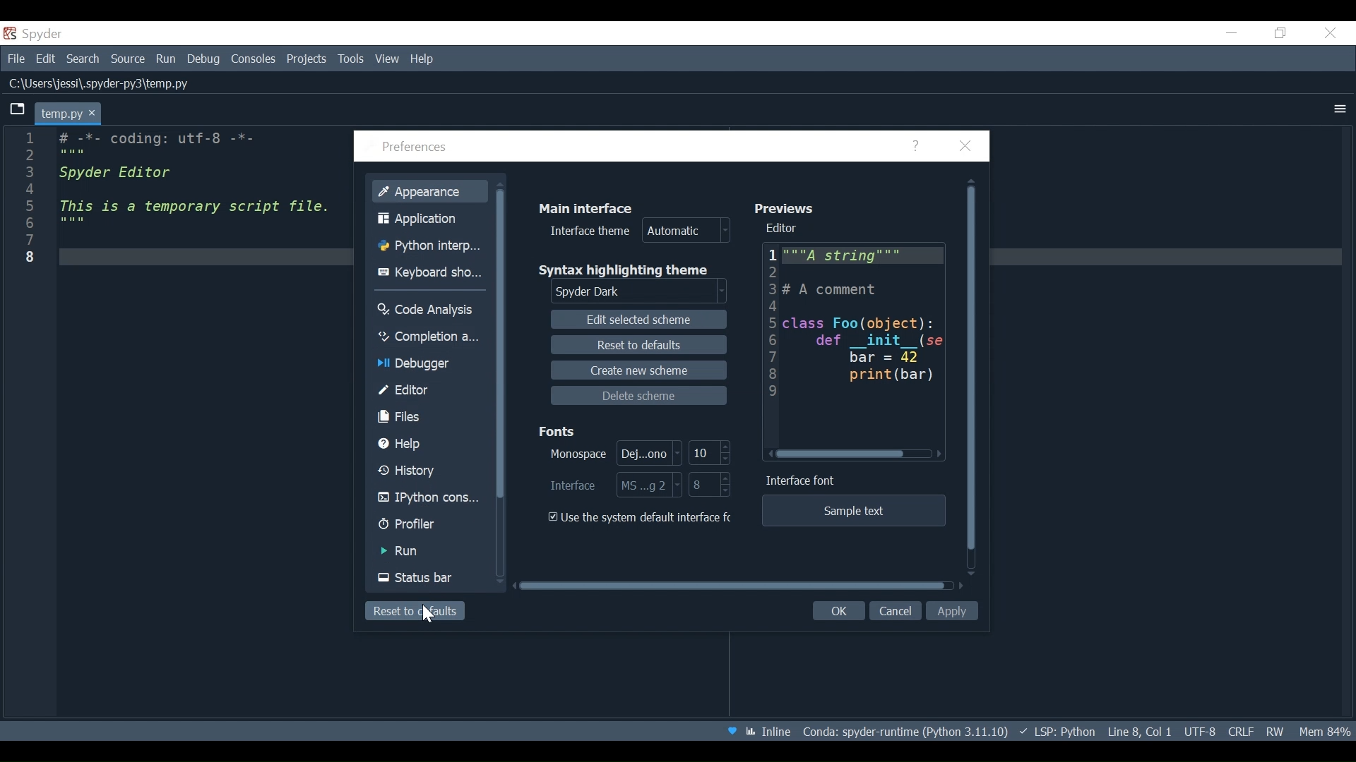  What do you see at coordinates (643, 517) in the screenshot?
I see `(un)check the system default interface font` at bounding box center [643, 517].